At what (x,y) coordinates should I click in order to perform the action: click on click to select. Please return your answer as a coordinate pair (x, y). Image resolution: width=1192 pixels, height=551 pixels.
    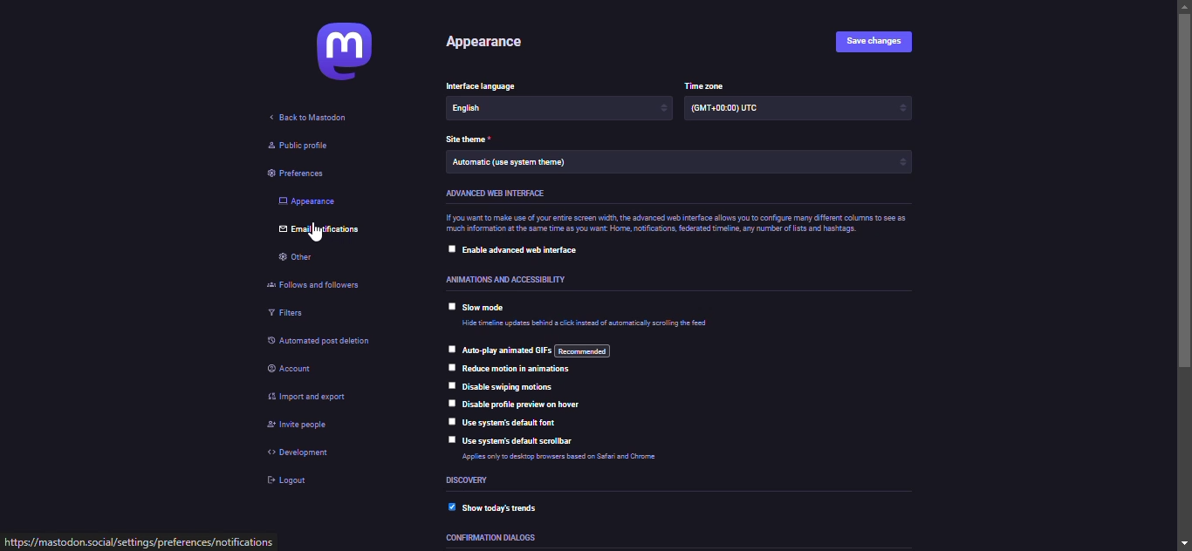
    Looking at the image, I should click on (449, 367).